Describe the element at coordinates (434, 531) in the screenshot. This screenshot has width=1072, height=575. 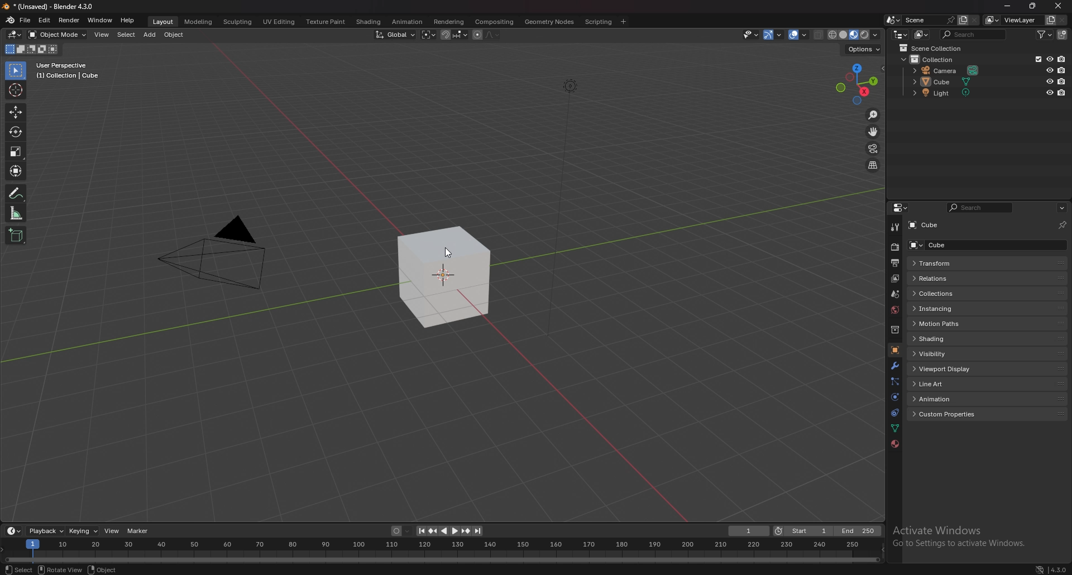
I see `jump to previous keyframe` at that location.